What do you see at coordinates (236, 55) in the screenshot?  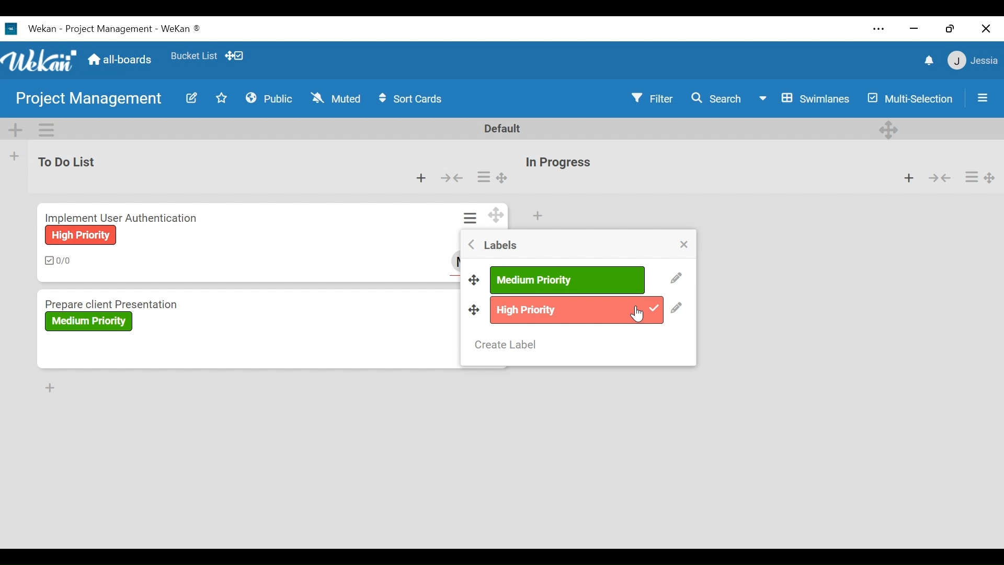 I see `Show desktop drag handles` at bounding box center [236, 55].